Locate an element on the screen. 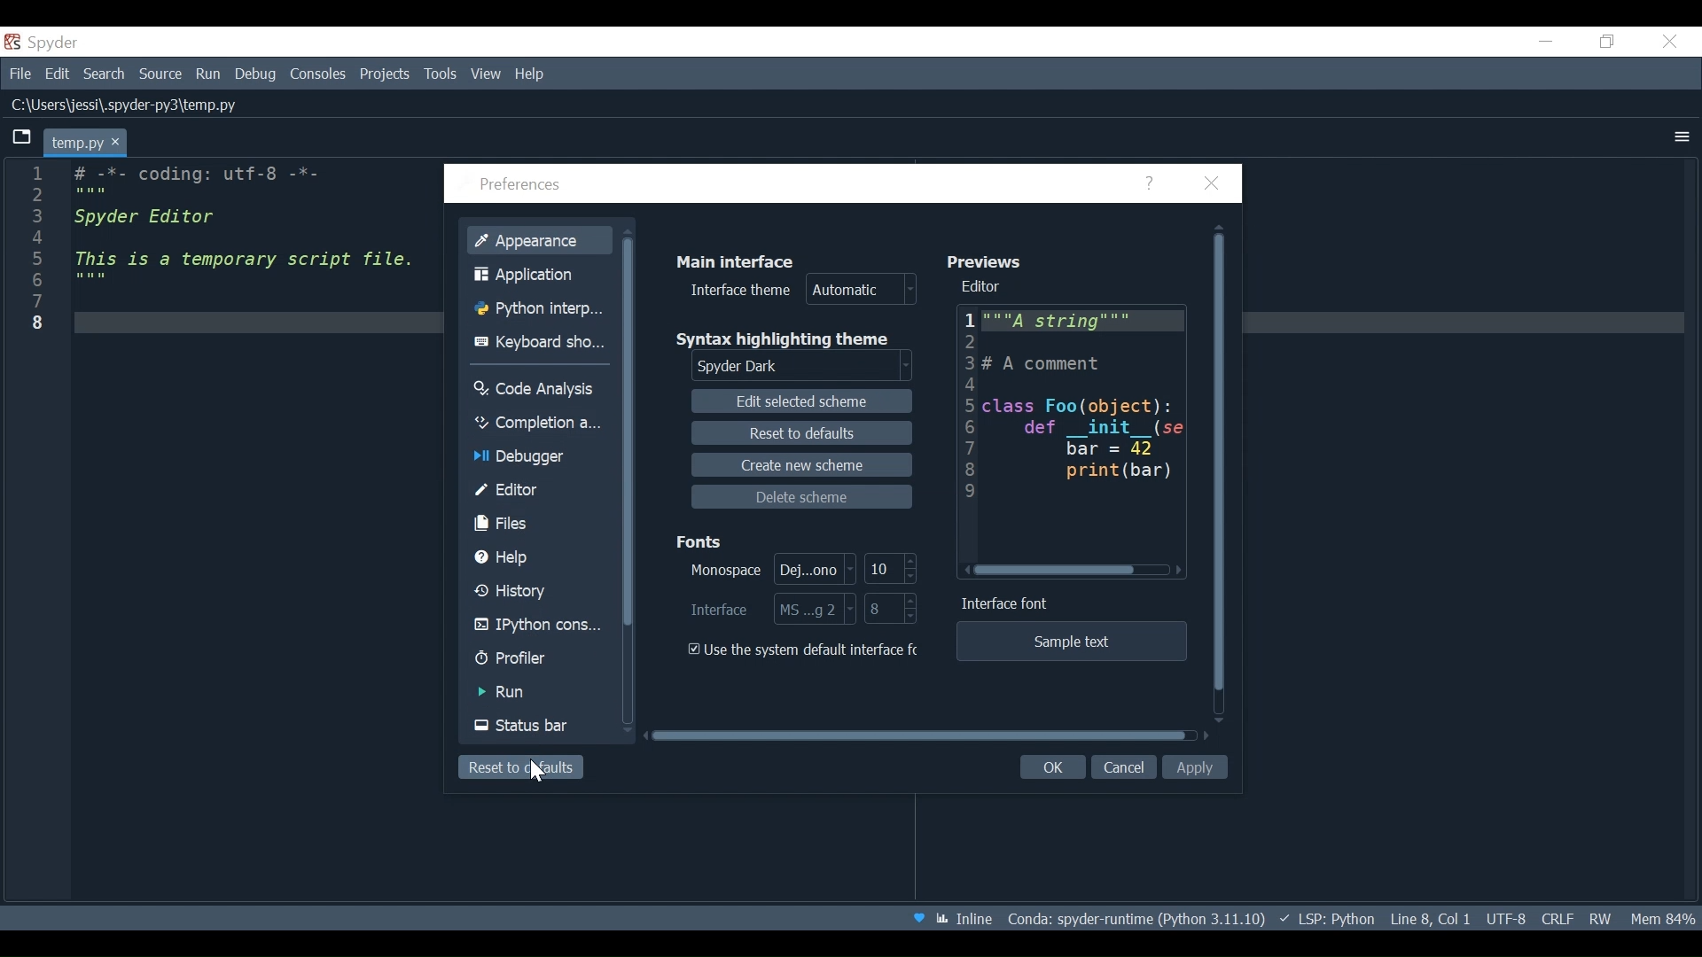 This screenshot has height=957, width=1702. OK is located at coordinates (1050, 768).